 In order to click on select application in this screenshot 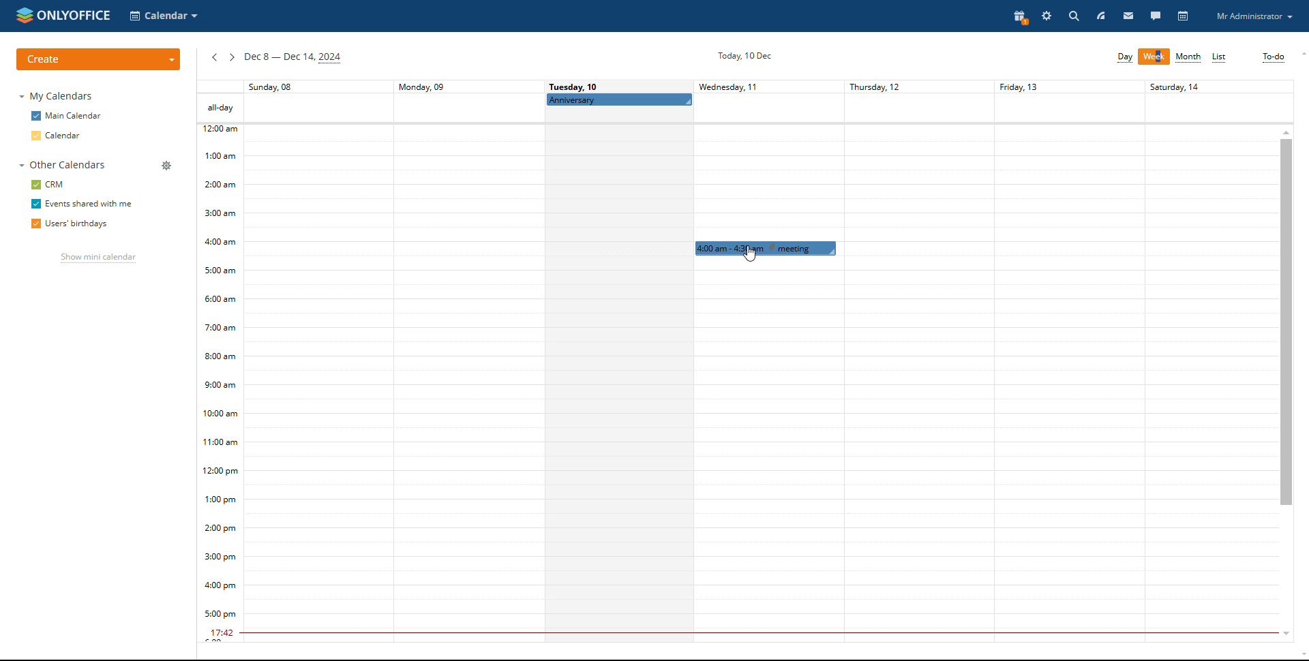, I will do `click(165, 16)`.